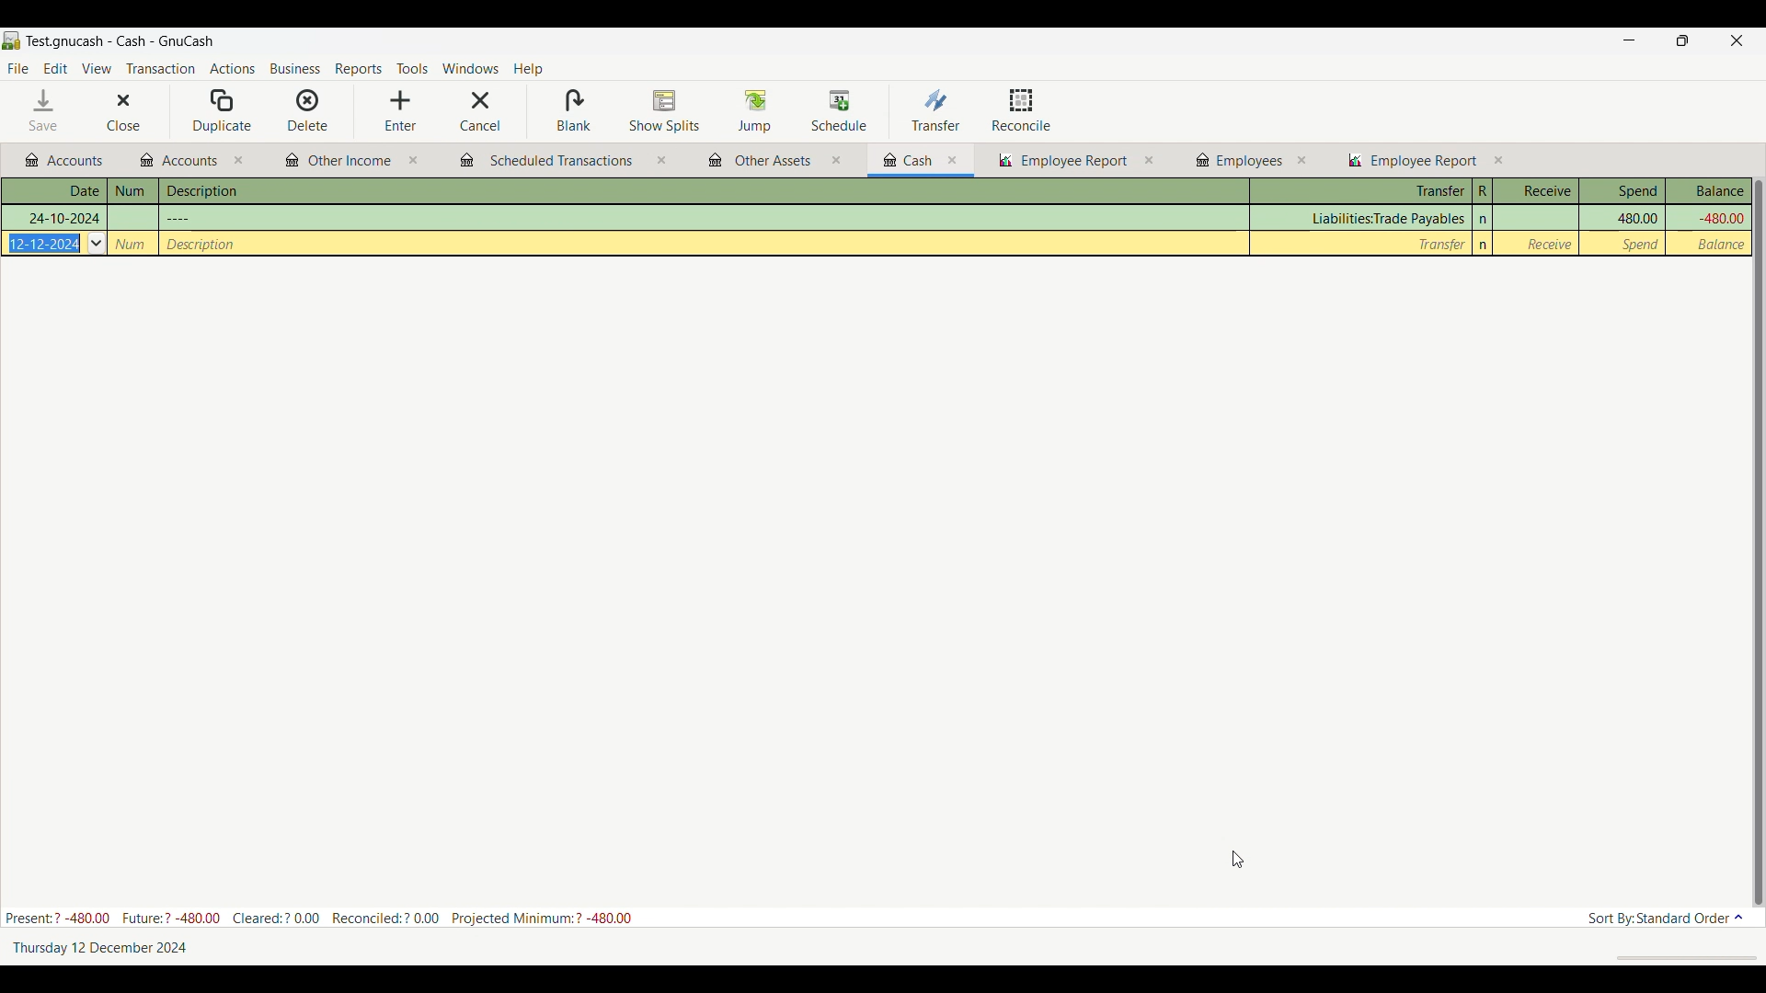  What do you see at coordinates (937, 110) in the screenshot?
I see `Transfer` at bounding box center [937, 110].